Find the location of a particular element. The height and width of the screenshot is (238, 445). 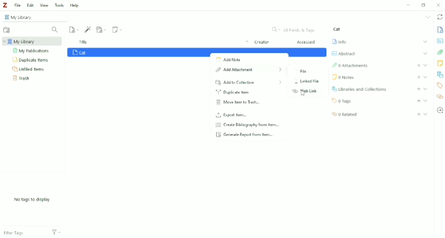

Add is located at coordinates (419, 115).